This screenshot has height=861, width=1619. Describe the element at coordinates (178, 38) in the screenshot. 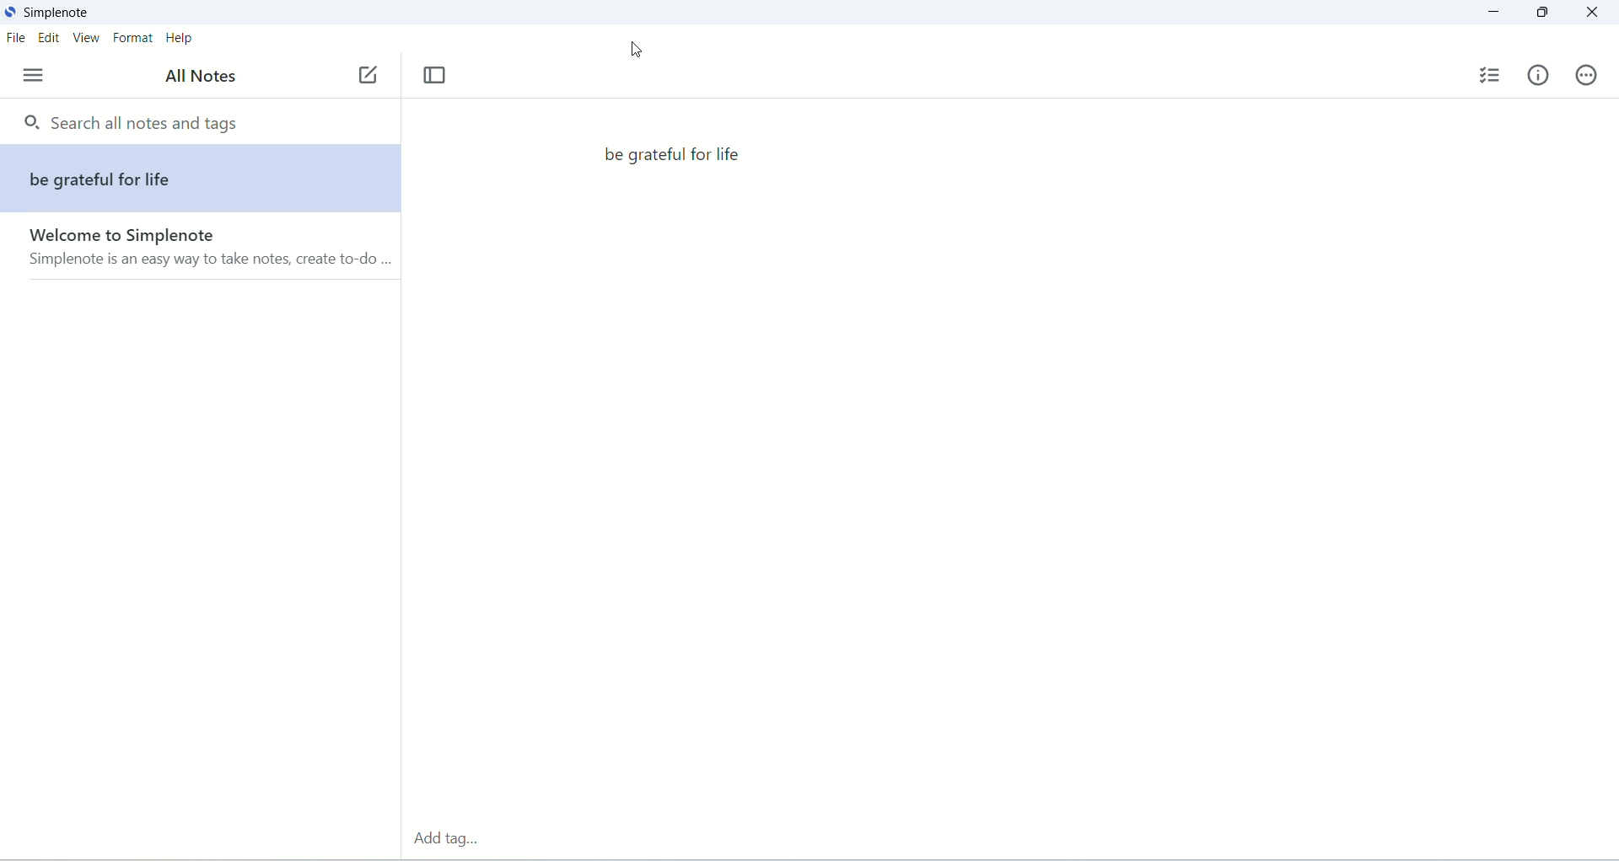

I see `help` at that location.